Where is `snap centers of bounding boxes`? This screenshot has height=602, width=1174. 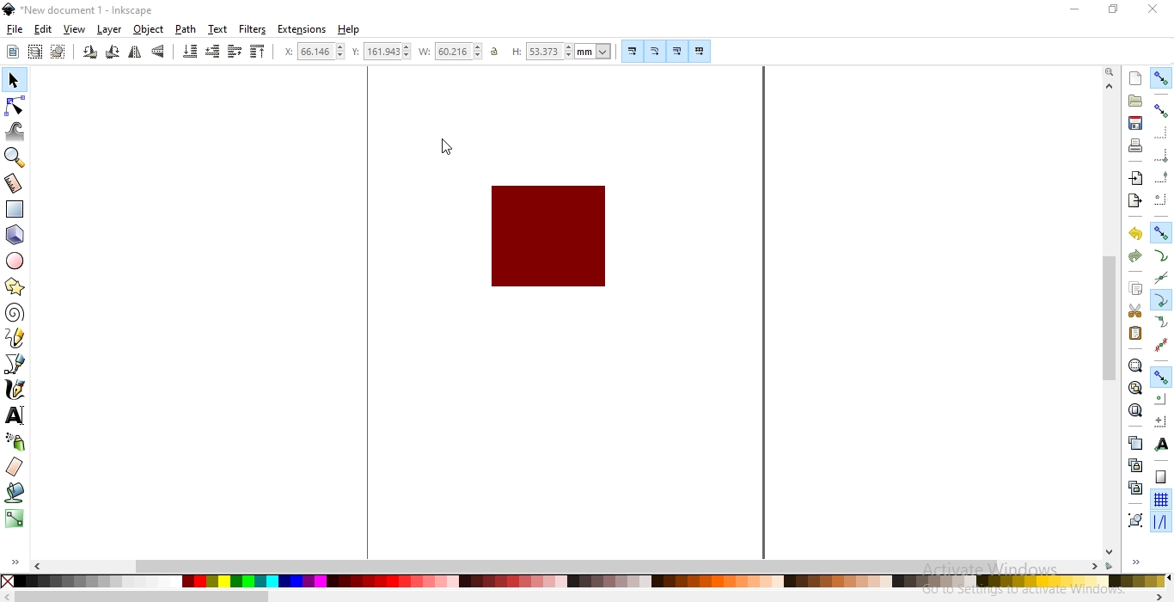
snap centers of bounding boxes is located at coordinates (1162, 199).